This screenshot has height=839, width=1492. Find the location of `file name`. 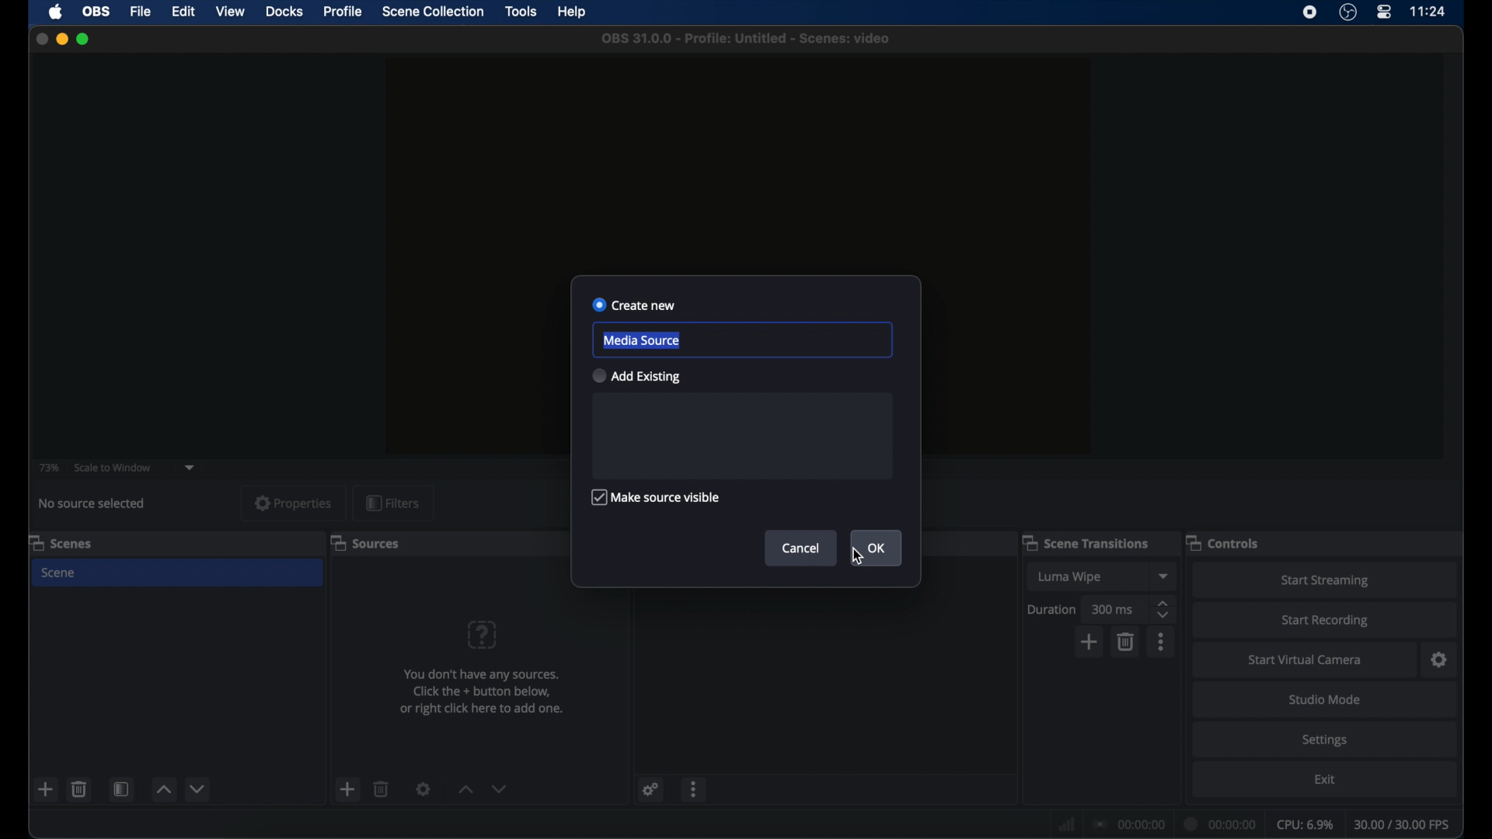

file name is located at coordinates (745, 39).